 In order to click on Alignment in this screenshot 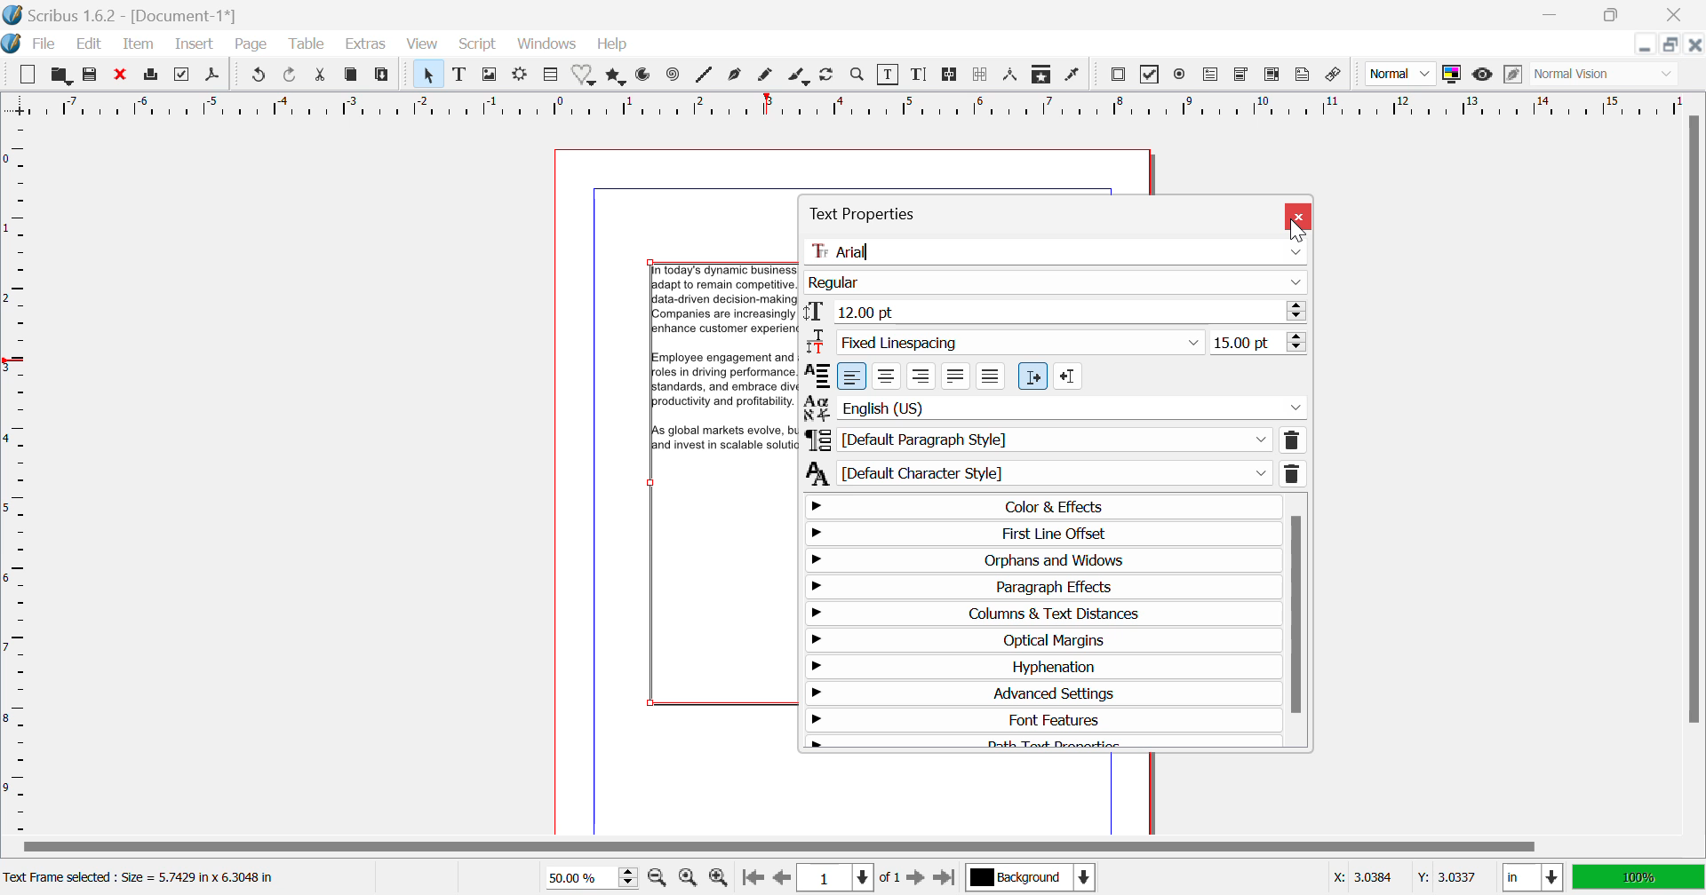, I will do `click(817, 378)`.